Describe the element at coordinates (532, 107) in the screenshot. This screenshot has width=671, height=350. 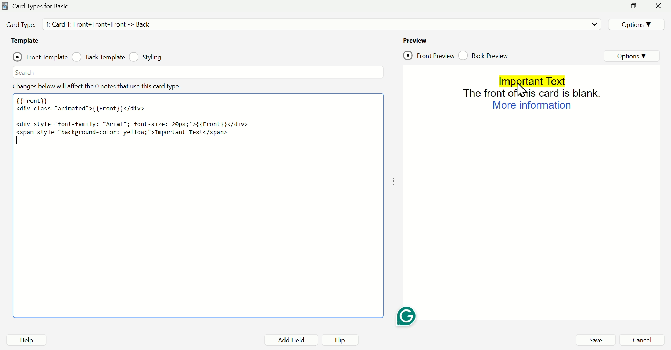
I see `More Information` at that location.